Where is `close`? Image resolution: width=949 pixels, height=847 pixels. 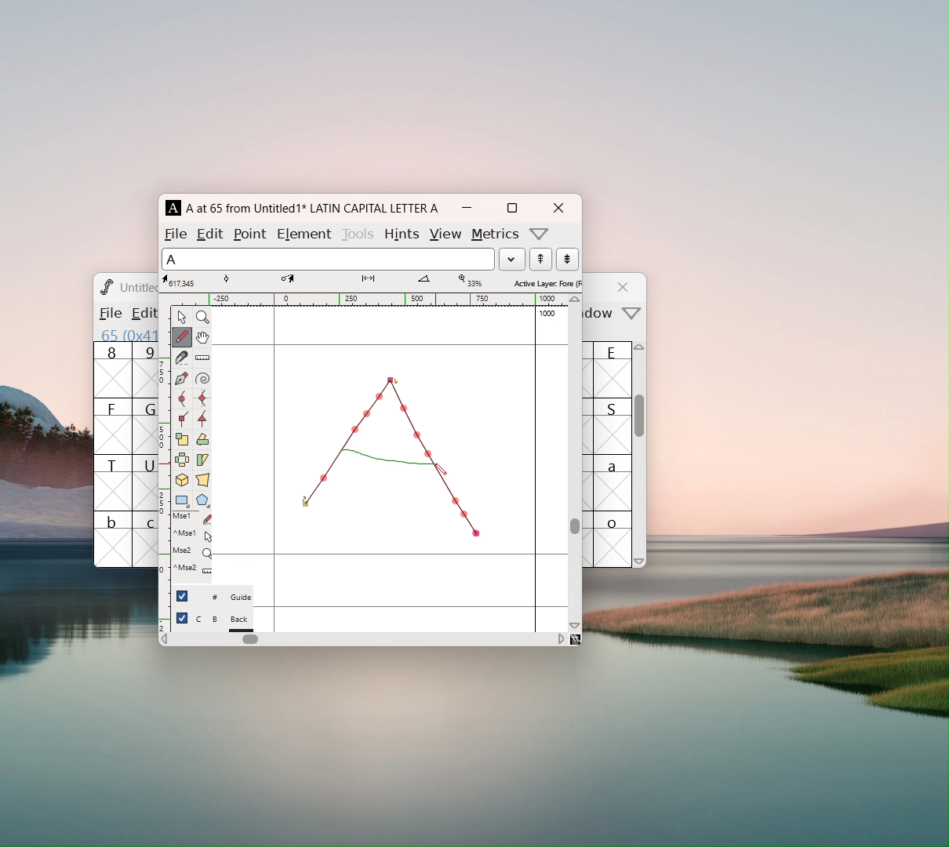 close is located at coordinates (625, 287).